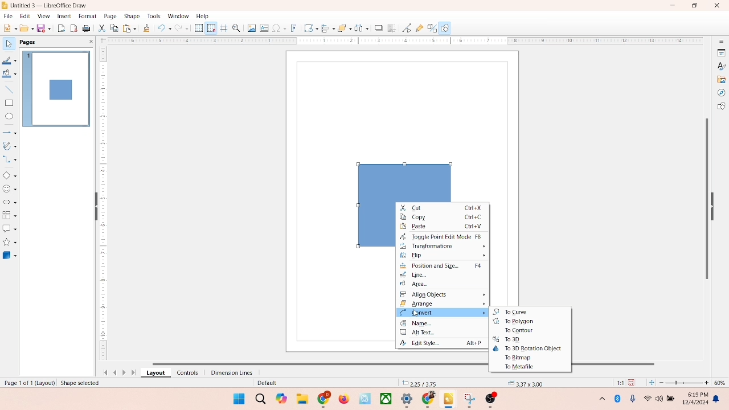 The width and height of the screenshot is (729, 410). Describe the element at coordinates (694, 397) in the screenshot. I see `time and date` at that location.